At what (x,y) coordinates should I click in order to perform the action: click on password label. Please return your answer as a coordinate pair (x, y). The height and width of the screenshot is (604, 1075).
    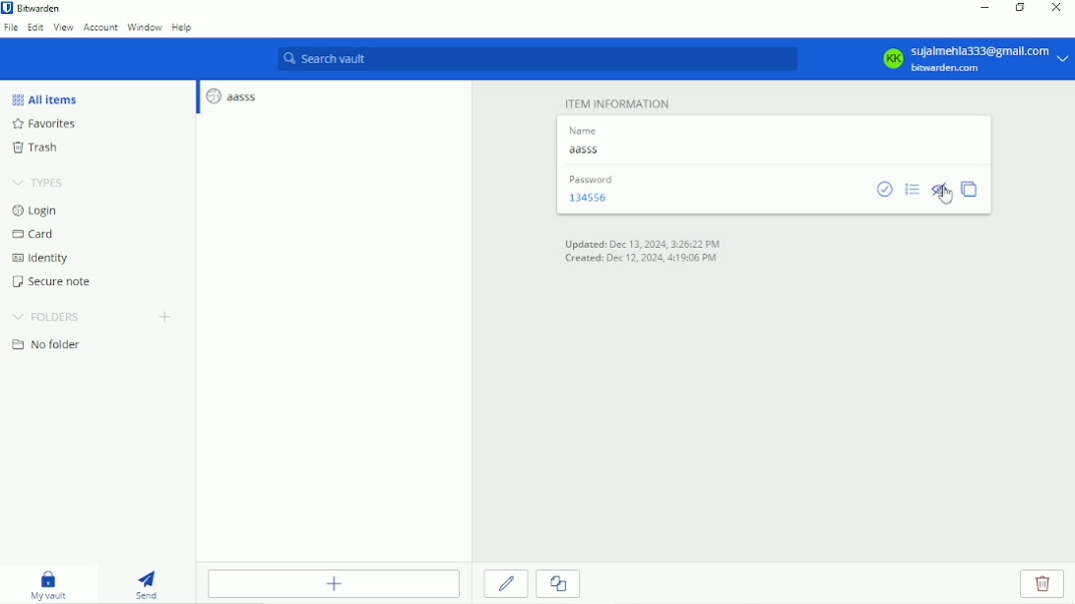
    Looking at the image, I should click on (589, 179).